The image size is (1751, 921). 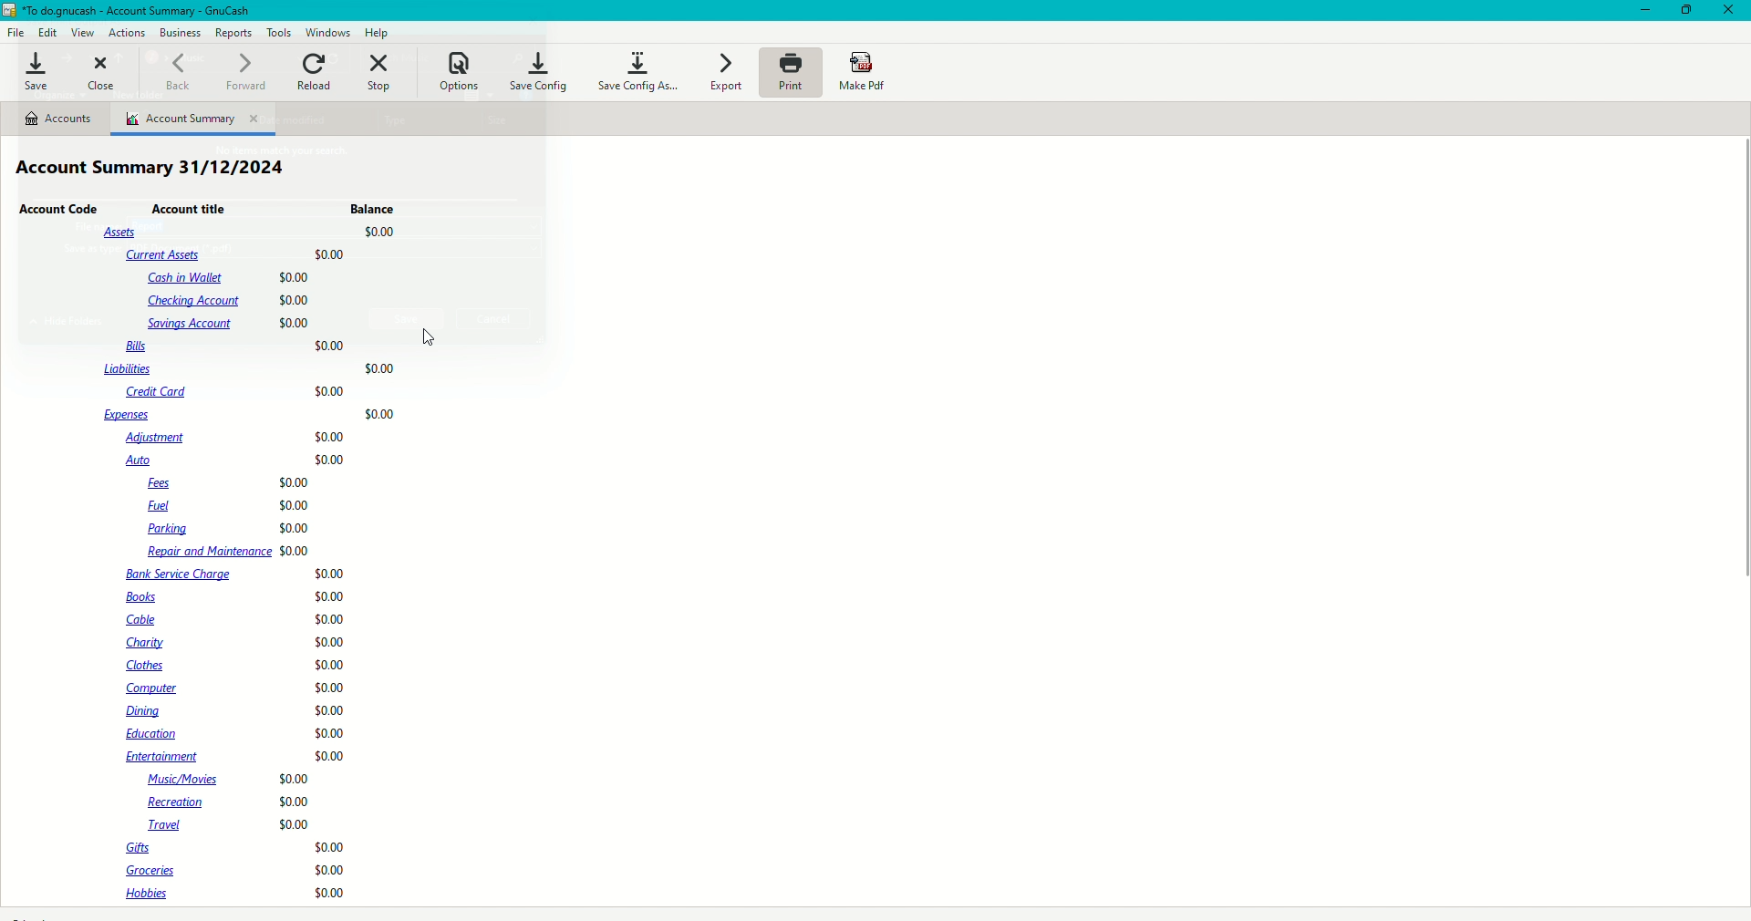 I want to click on Business, so click(x=181, y=34).